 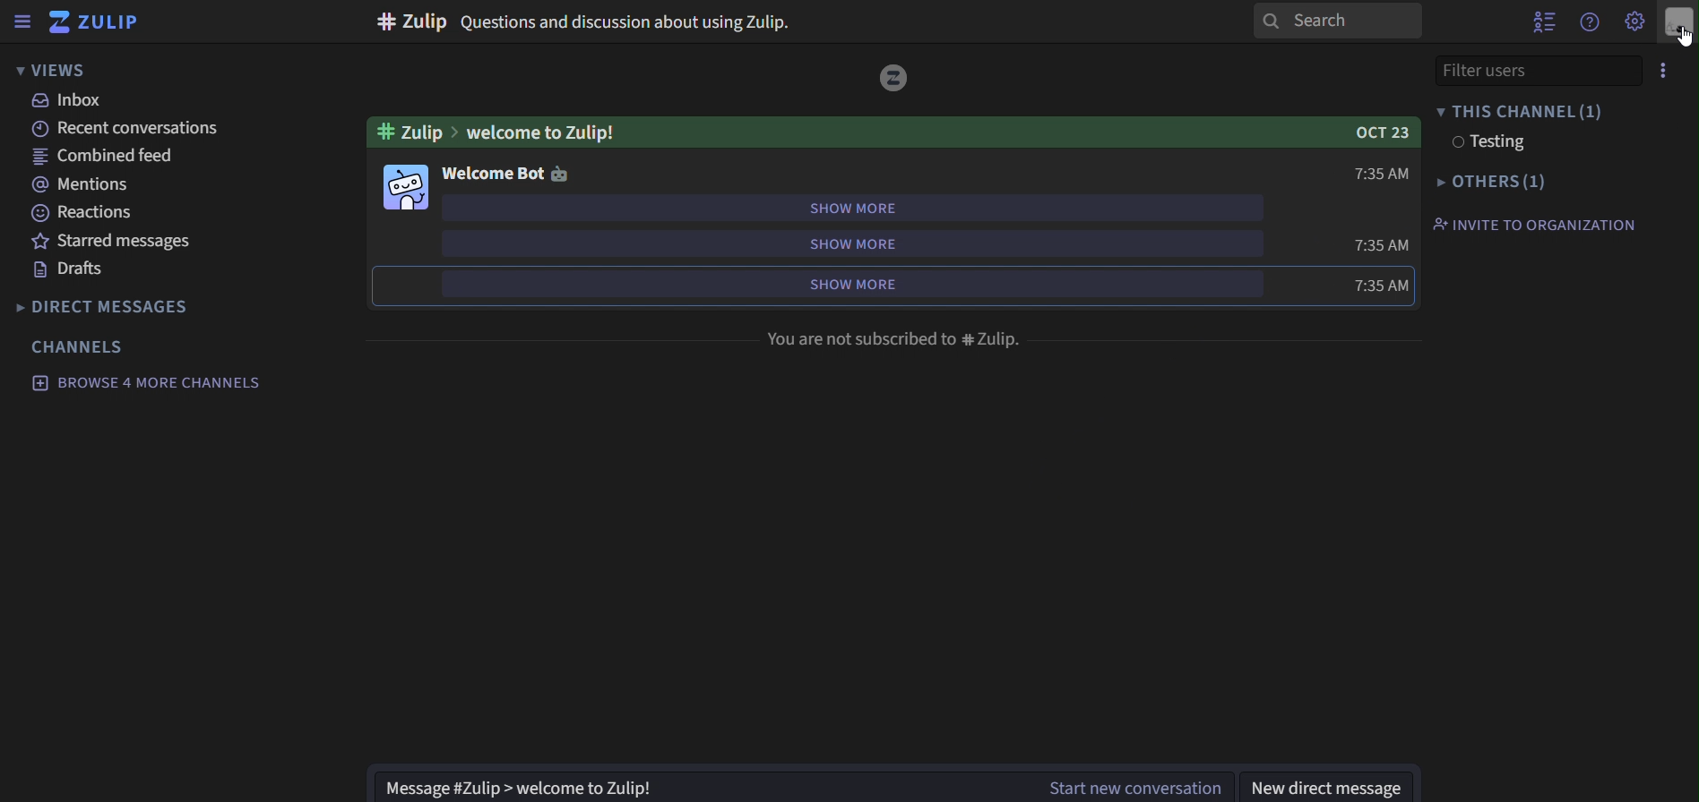 I want to click on Message #Zulip > welcome to Zulip!, so click(x=695, y=784).